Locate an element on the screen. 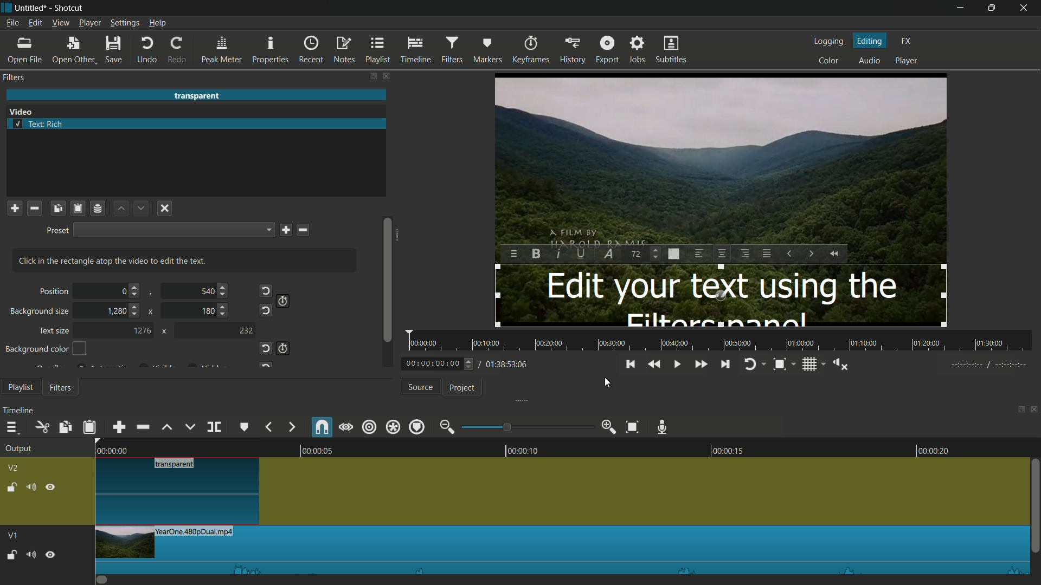 The image size is (1041, 585). 00:00:20 is located at coordinates (939, 450).